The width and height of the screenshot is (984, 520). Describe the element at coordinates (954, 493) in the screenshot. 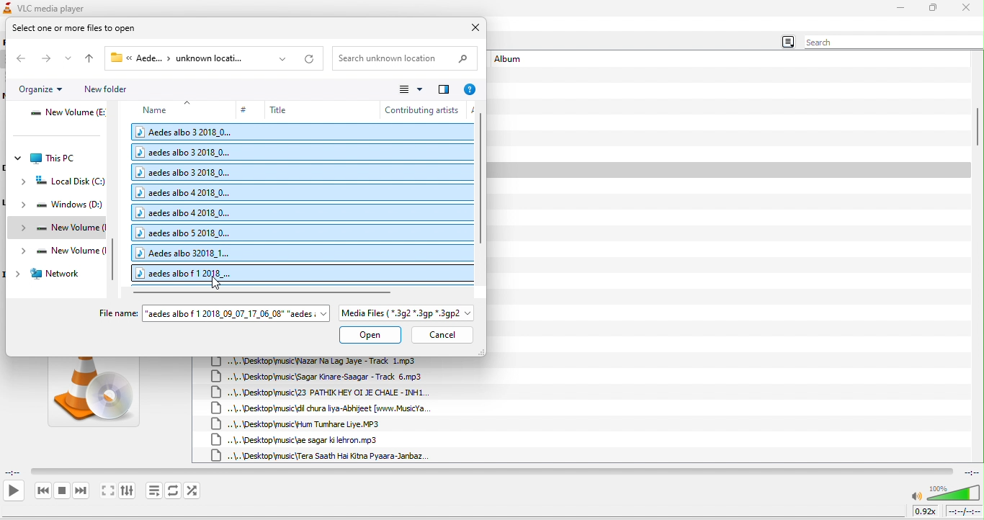

I see `volume` at that location.